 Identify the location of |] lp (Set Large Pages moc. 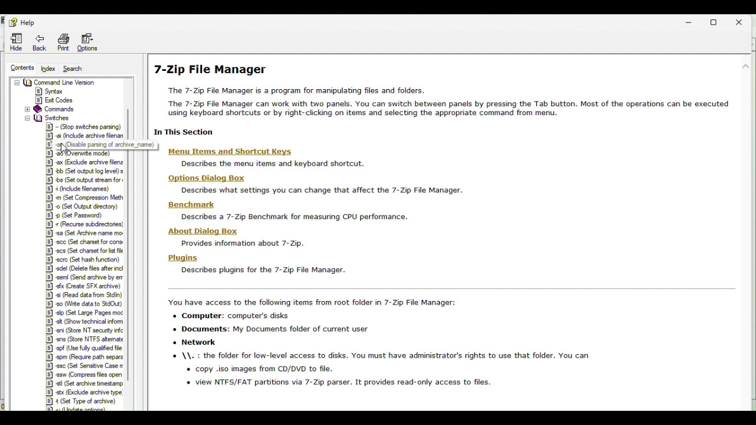
(83, 313).